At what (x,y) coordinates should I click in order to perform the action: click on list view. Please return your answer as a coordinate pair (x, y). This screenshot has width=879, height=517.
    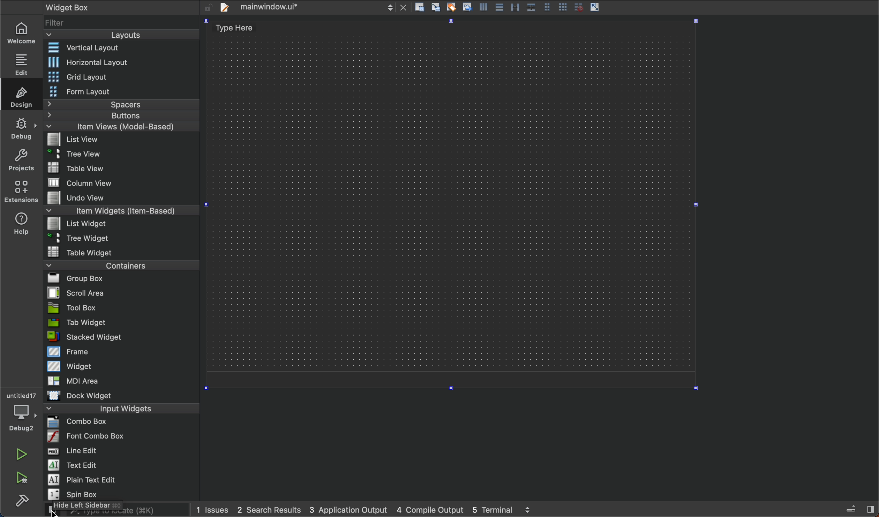
    Looking at the image, I should click on (83, 139).